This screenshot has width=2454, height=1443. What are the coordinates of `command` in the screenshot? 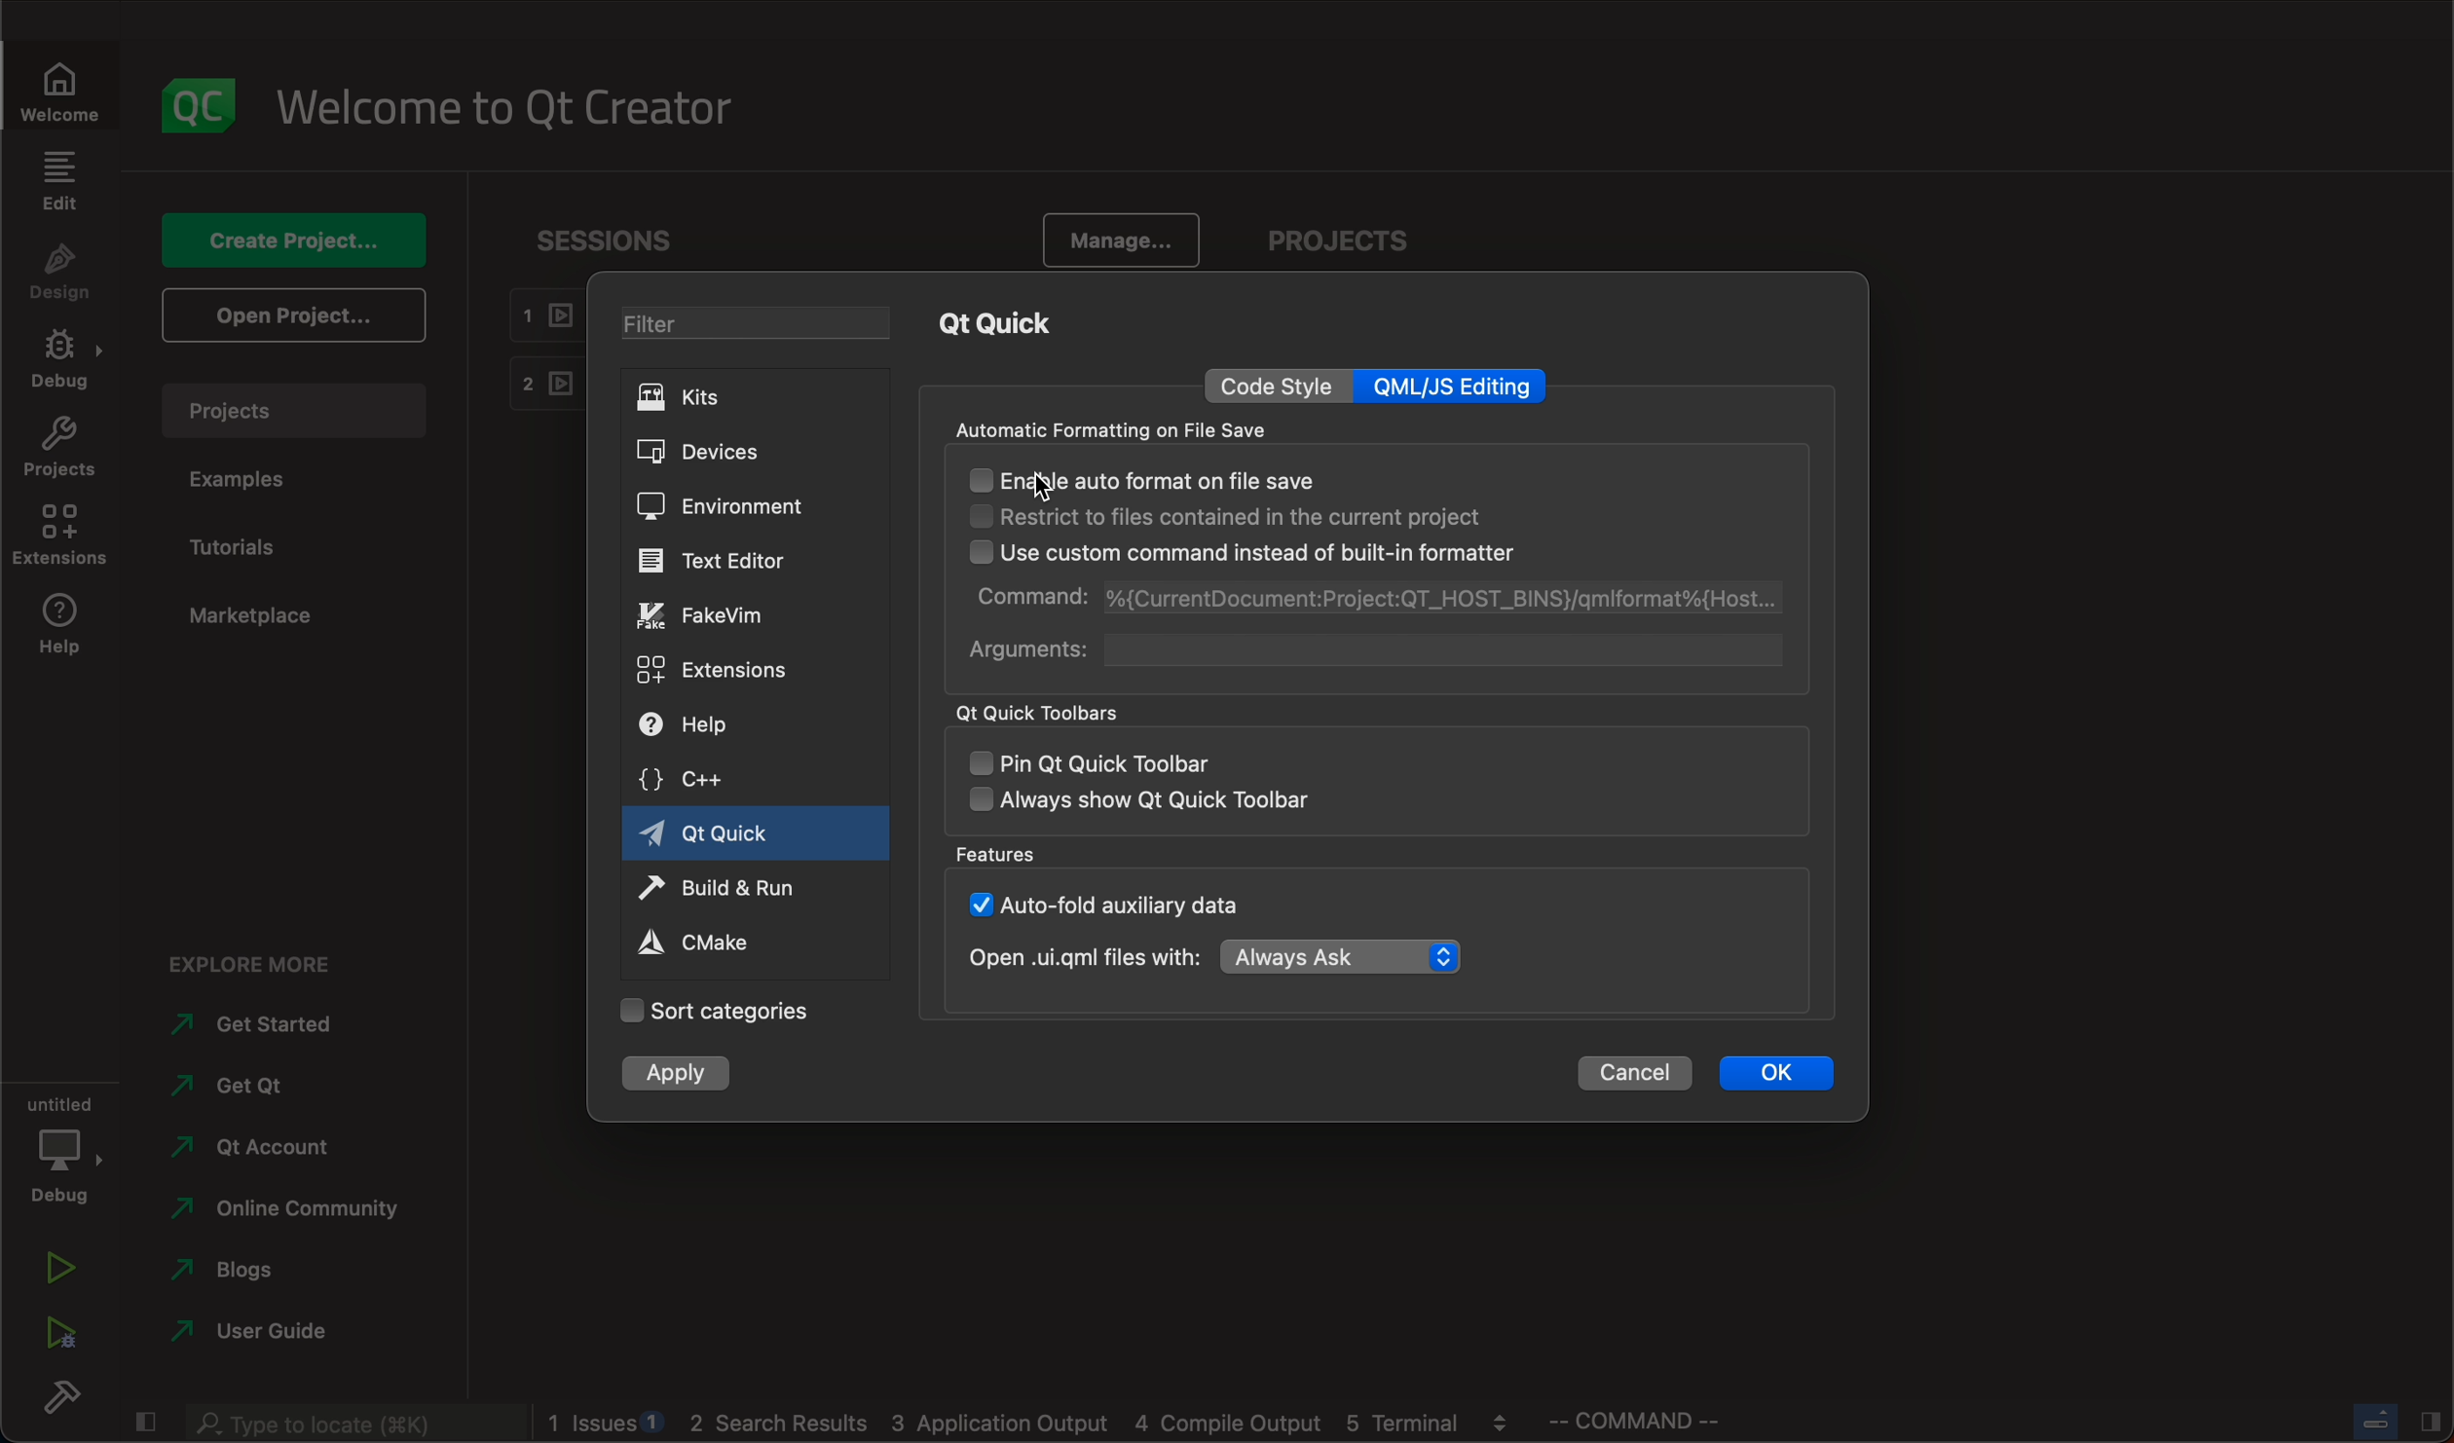 It's located at (1655, 1422).